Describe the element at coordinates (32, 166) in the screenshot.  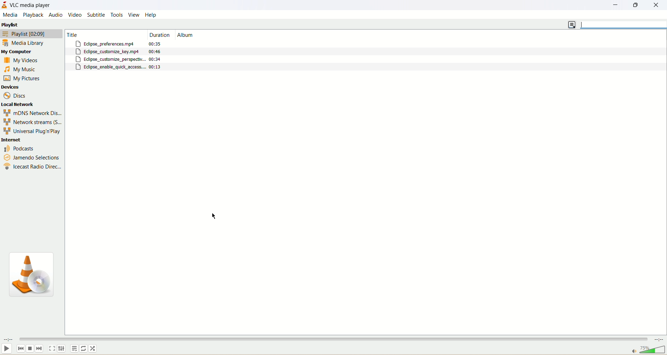
I see `icecast radio direc...` at that location.